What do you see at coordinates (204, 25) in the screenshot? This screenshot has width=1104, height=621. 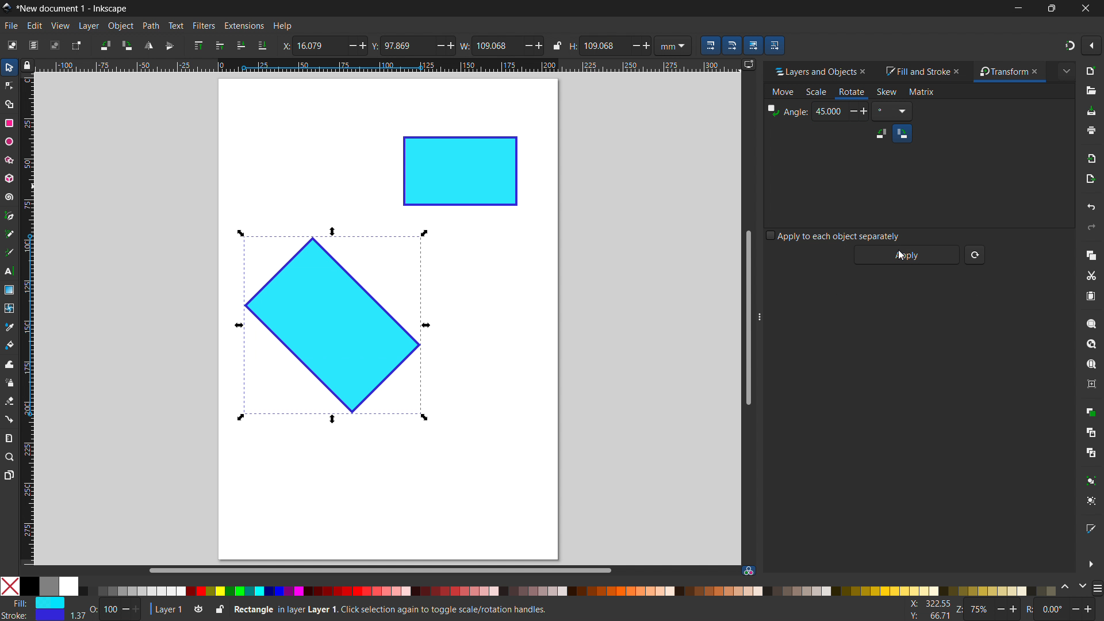 I see `filters` at bounding box center [204, 25].